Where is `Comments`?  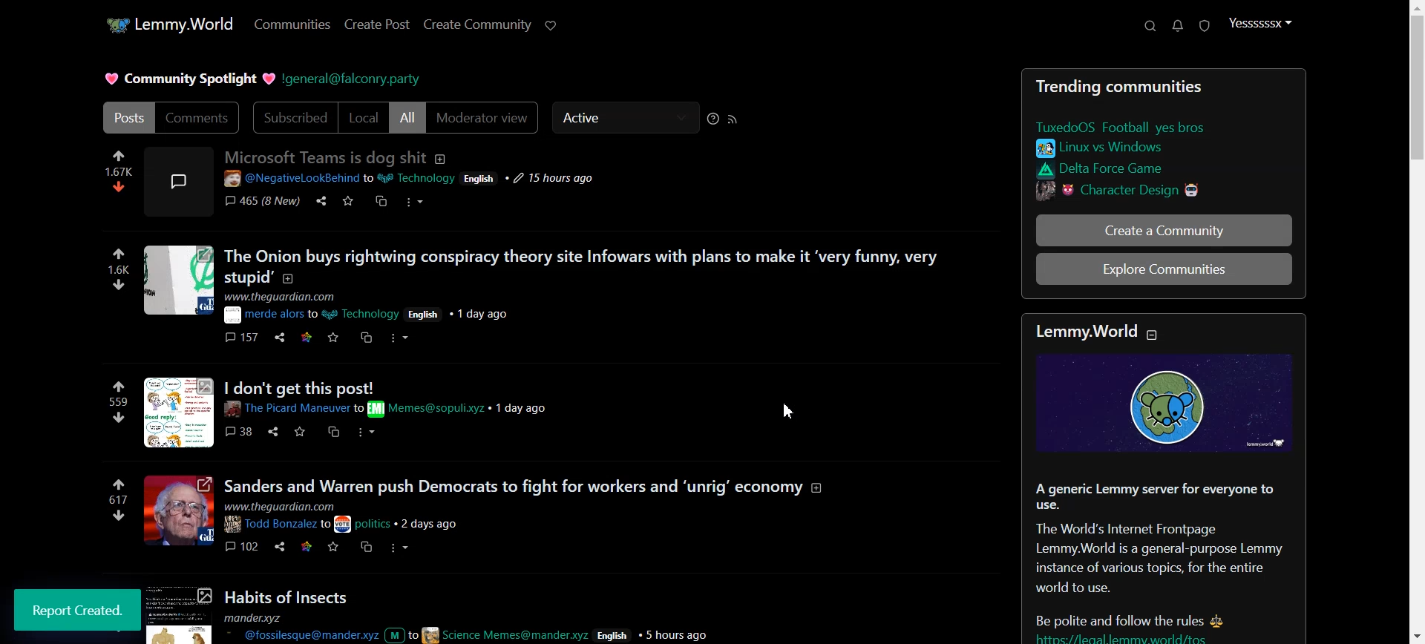 Comments is located at coordinates (200, 117).